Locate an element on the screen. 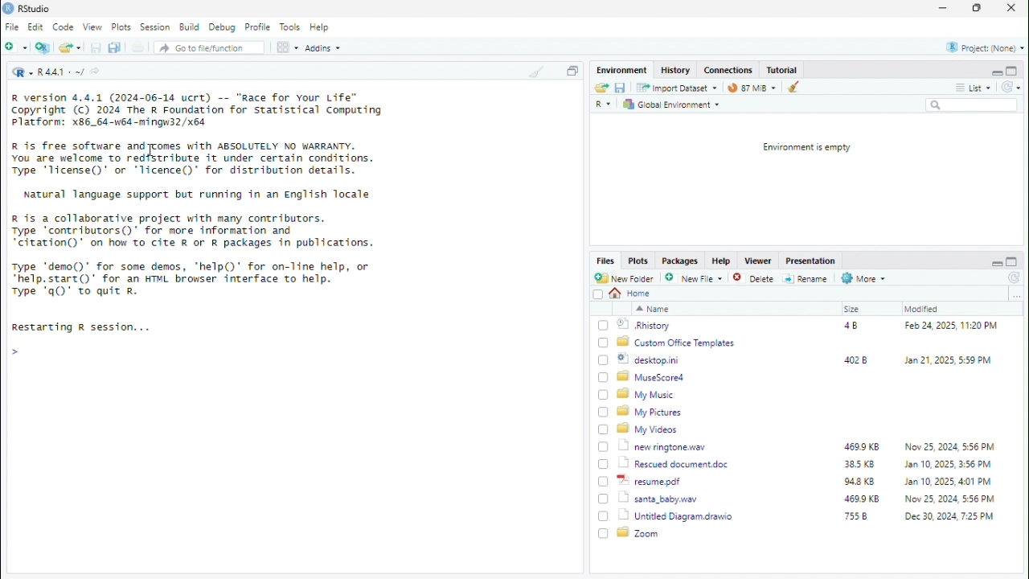  copy is located at coordinates (572, 71).